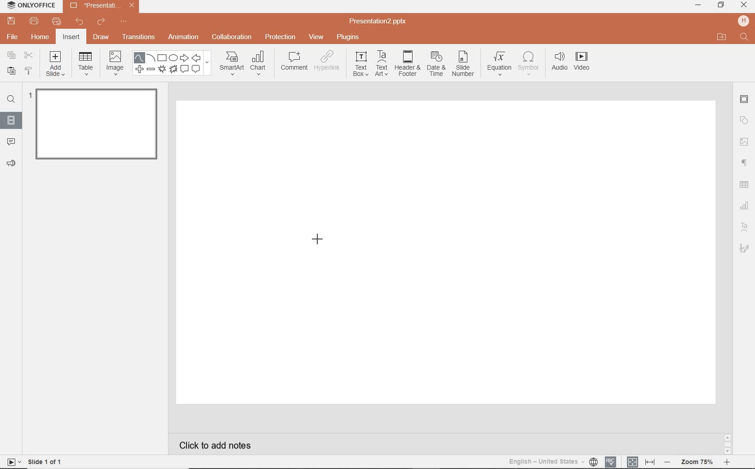 The width and height of the screenshot is (755, 469). I want to click on COPY, so click(9, 55).